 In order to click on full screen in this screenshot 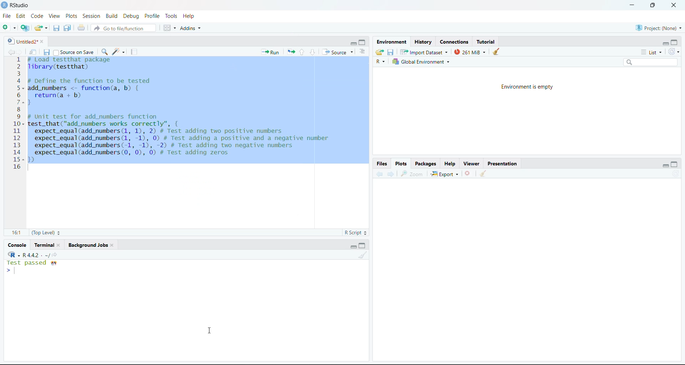, I will do `click(653, 6)`.